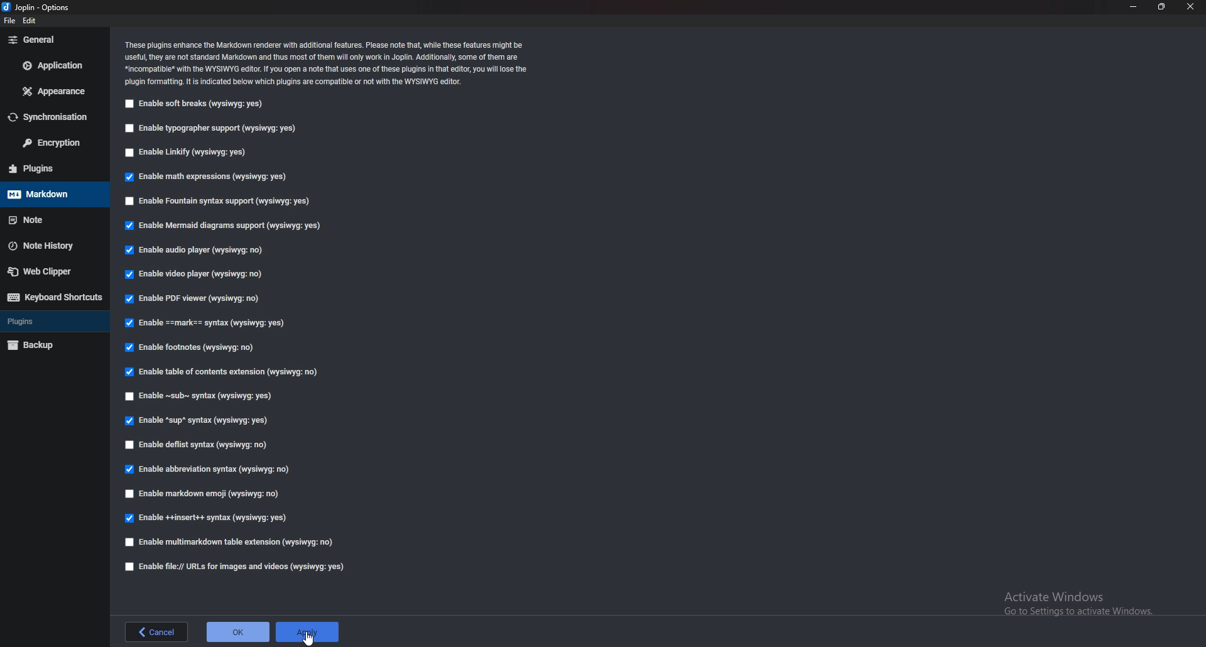 This screenshot has width=1206, height=647. I want to click on Info, so click(329, 62).